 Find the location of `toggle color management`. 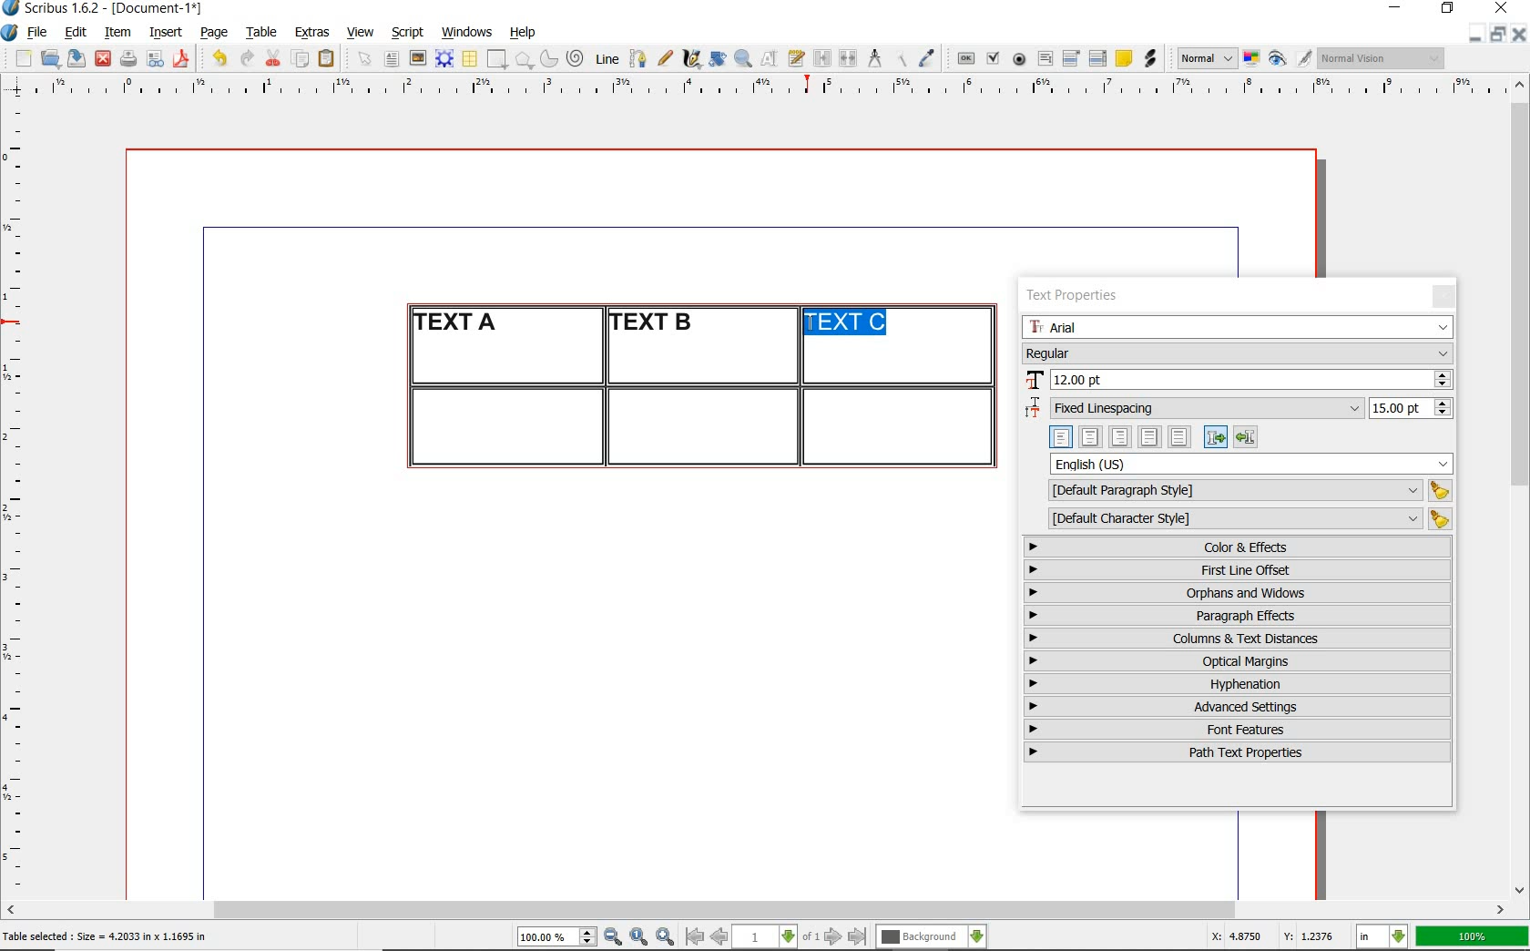

toggle color management is located at coordinates (1253, 60).